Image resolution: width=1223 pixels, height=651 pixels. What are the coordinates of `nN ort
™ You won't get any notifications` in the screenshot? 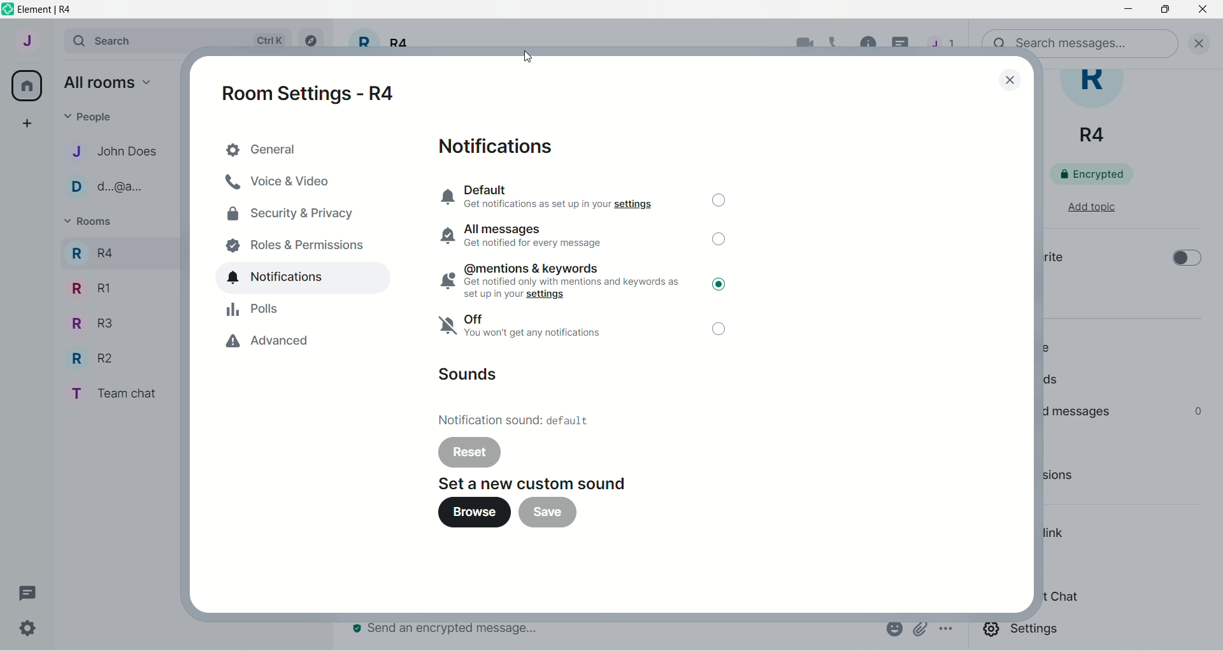 It's located at (531, 330).